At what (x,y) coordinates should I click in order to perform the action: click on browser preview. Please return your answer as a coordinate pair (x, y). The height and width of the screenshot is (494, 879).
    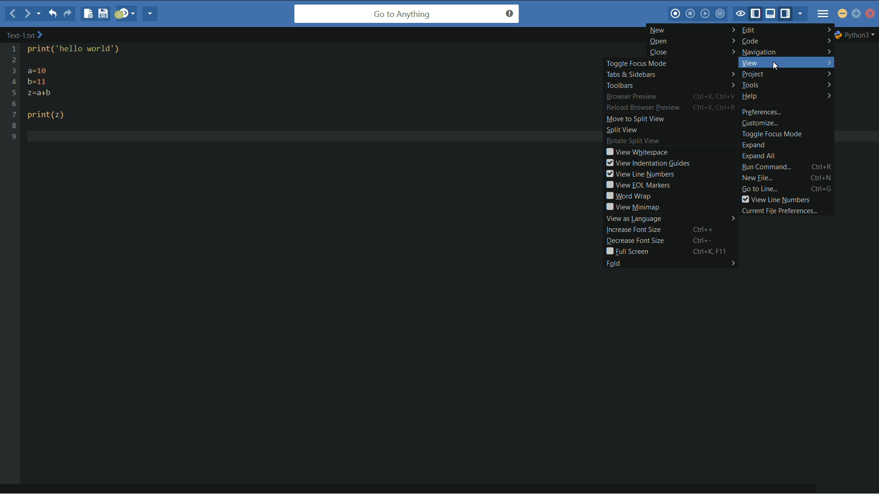
    Looking at the image, I should click on (631, 97).